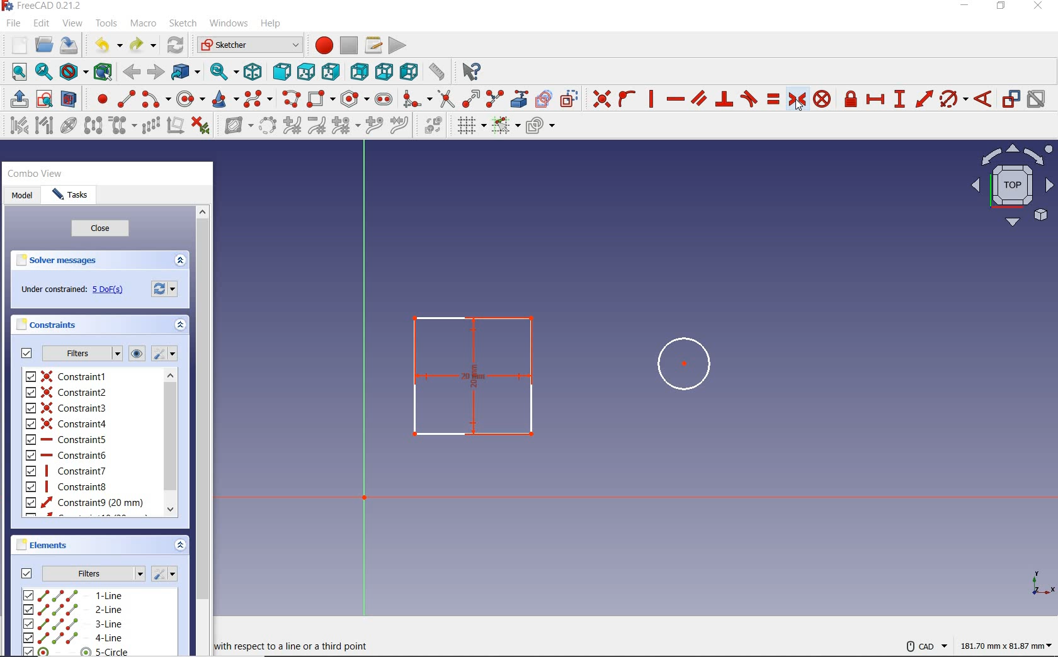 The image size is (1058, 657). What do you see at coordinates (144, 23) in the screenshot?
I see `macro` at bounding box center [144, 23].